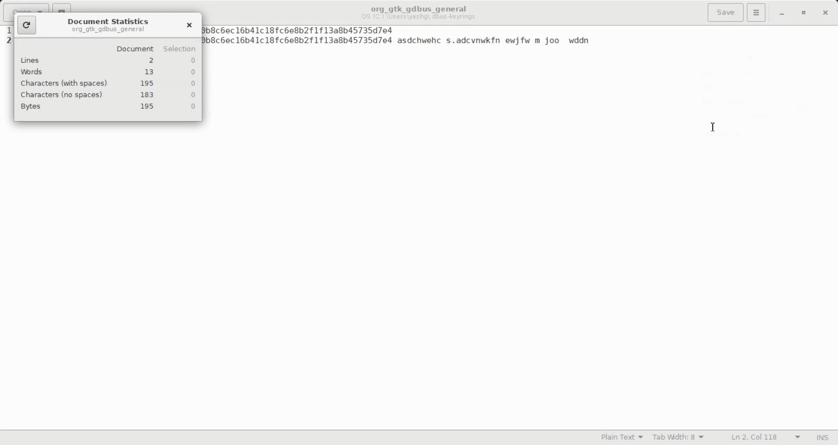 This screenshot has height=445, width=838. I want to click on INS, so click(823, 438).